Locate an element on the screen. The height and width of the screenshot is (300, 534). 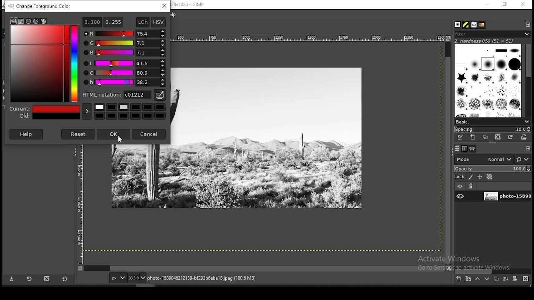
mask layer is located at coordinates (515, 279).